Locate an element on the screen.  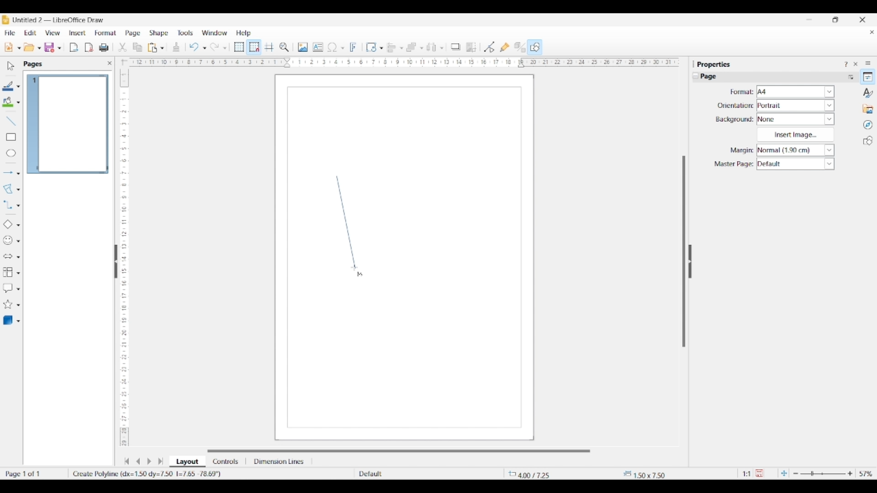
Insert line is located at coordinates (11, 121).